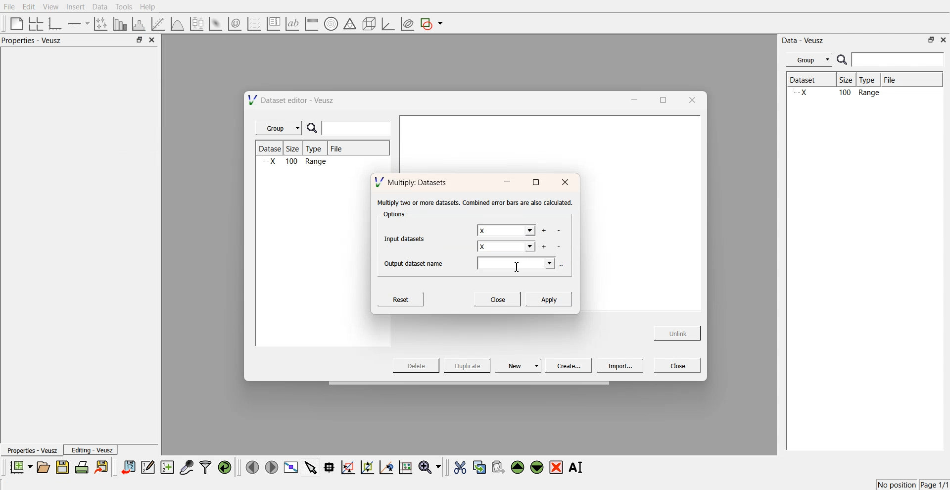 The height and width of the screenshot is (490, 950). Describe the element at coordinates (292, 100) in the screenshot. I see `Dataset editor - Veusz` at that location.